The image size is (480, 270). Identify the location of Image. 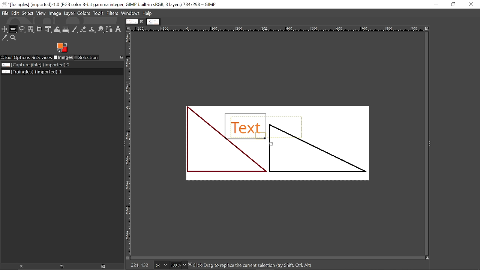
(55, 13).